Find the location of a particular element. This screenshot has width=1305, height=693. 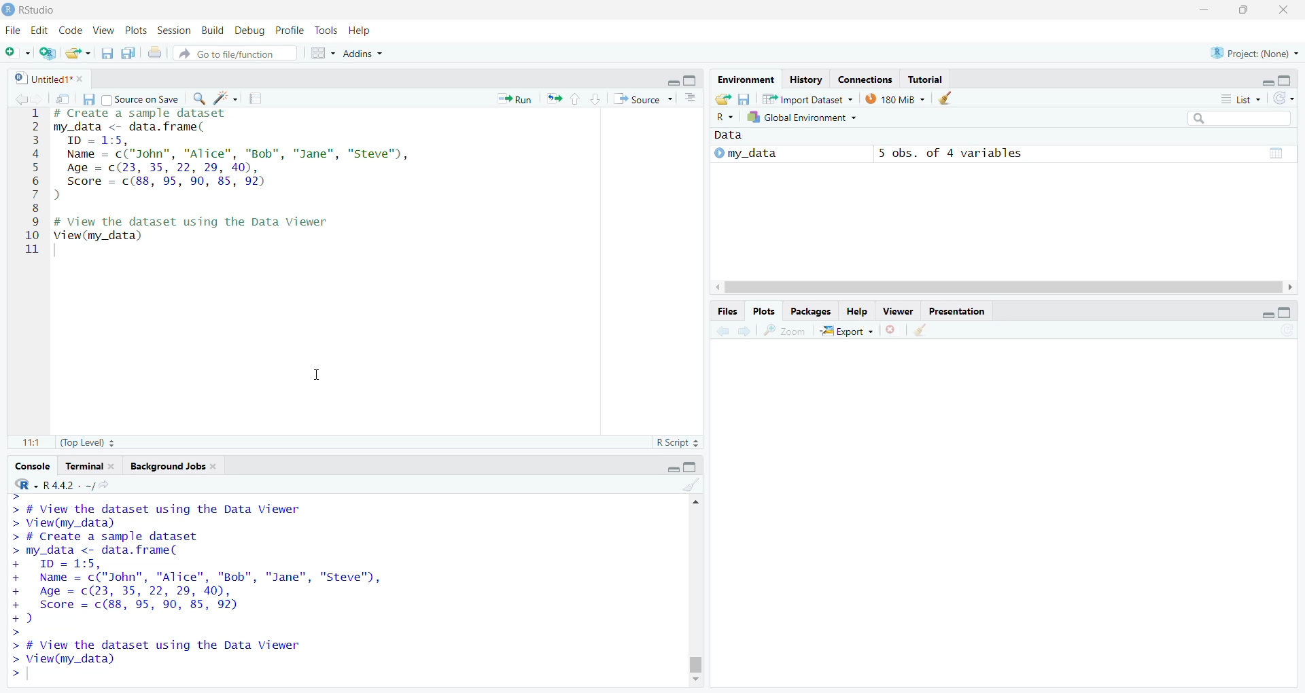

Edit is located at coordinates (41, 31).